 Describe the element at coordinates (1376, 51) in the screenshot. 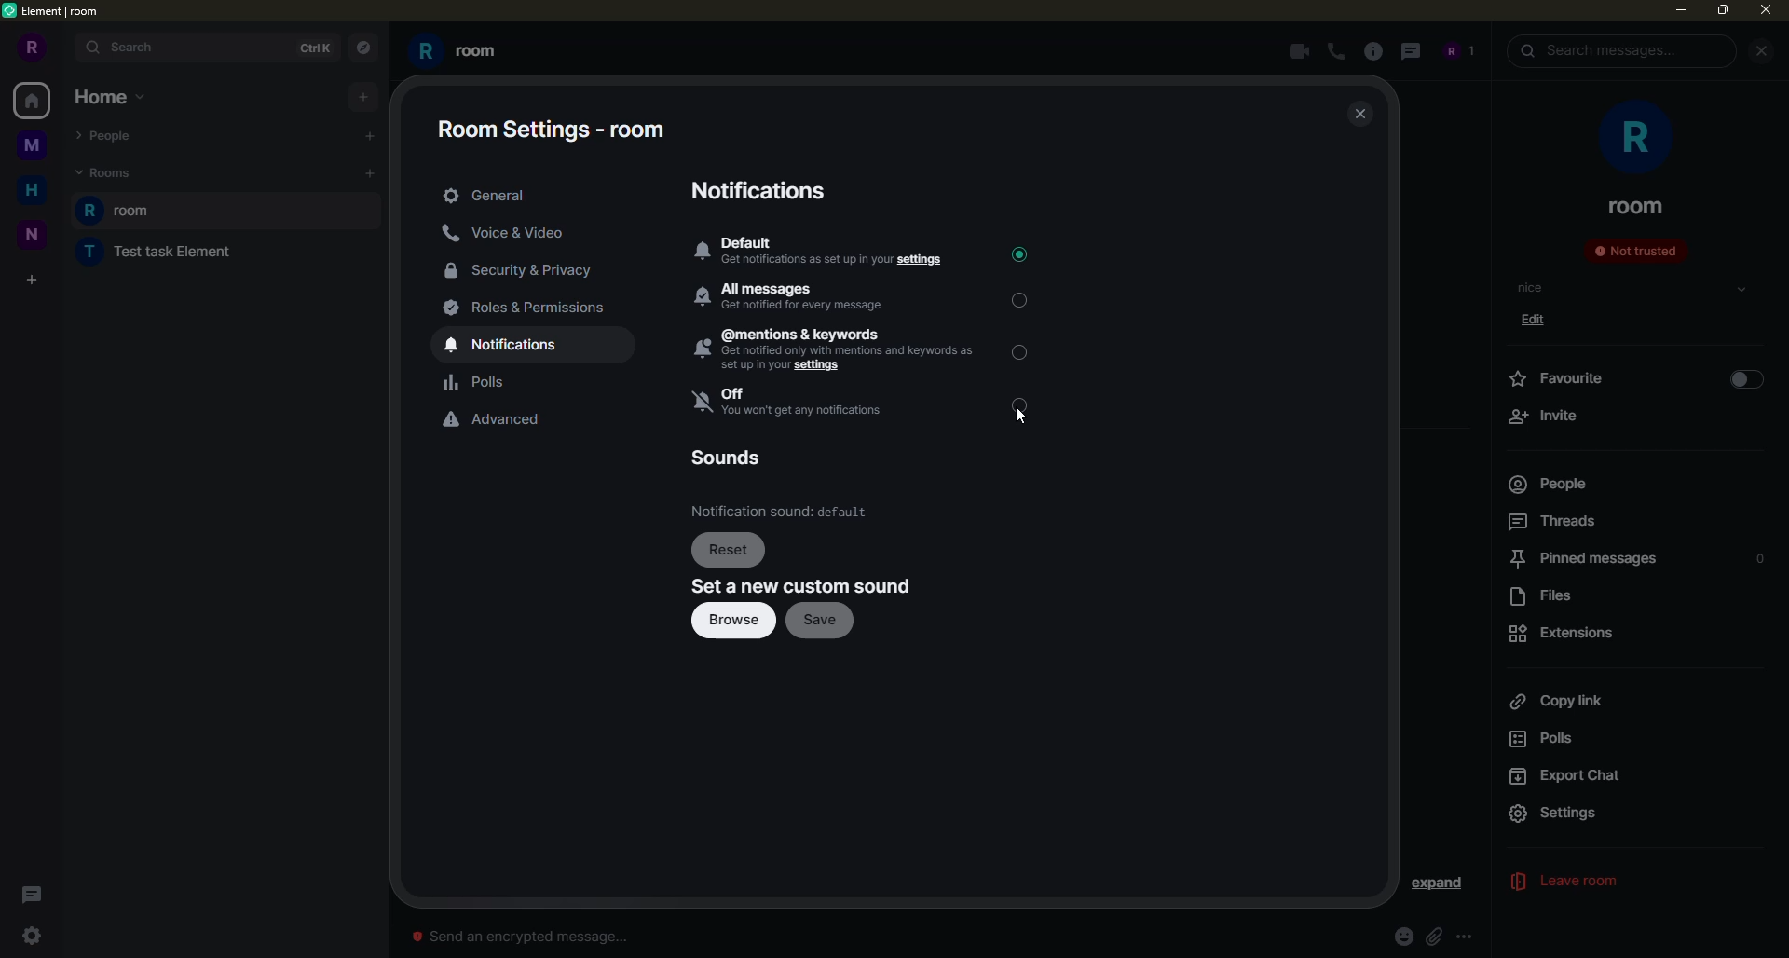

I see `info` at that location.